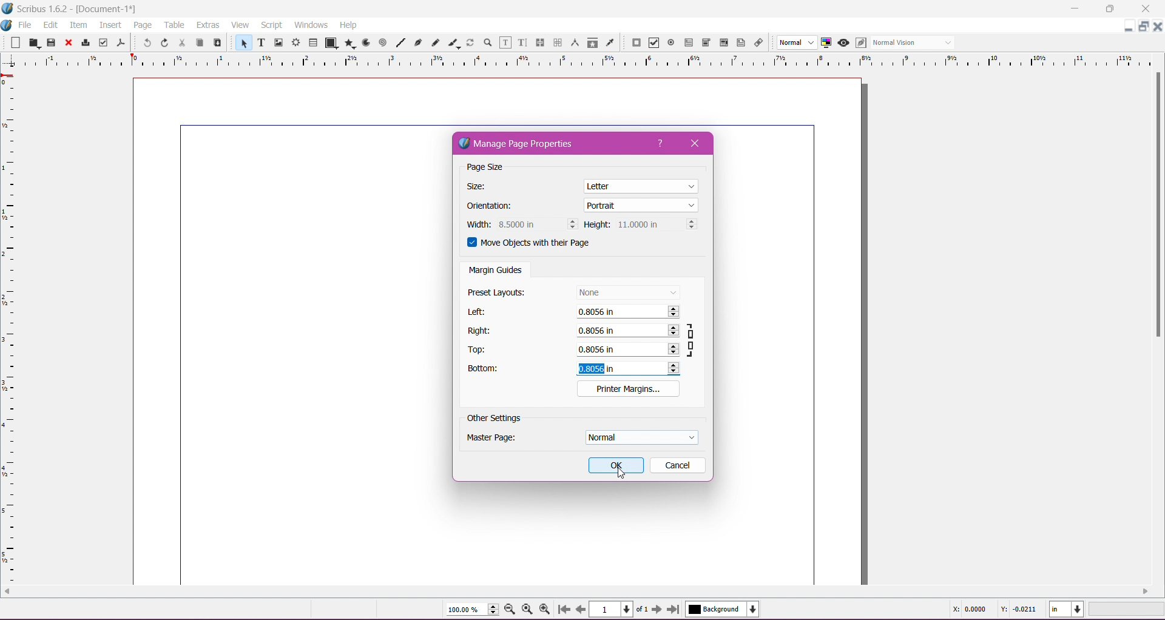 The image size is (1165, 620). What do you see at coordinates (510, 610) in the screenshot?
I see `Zoom out by the stepping value in Tools preferences` at bounding box center [510, 610].